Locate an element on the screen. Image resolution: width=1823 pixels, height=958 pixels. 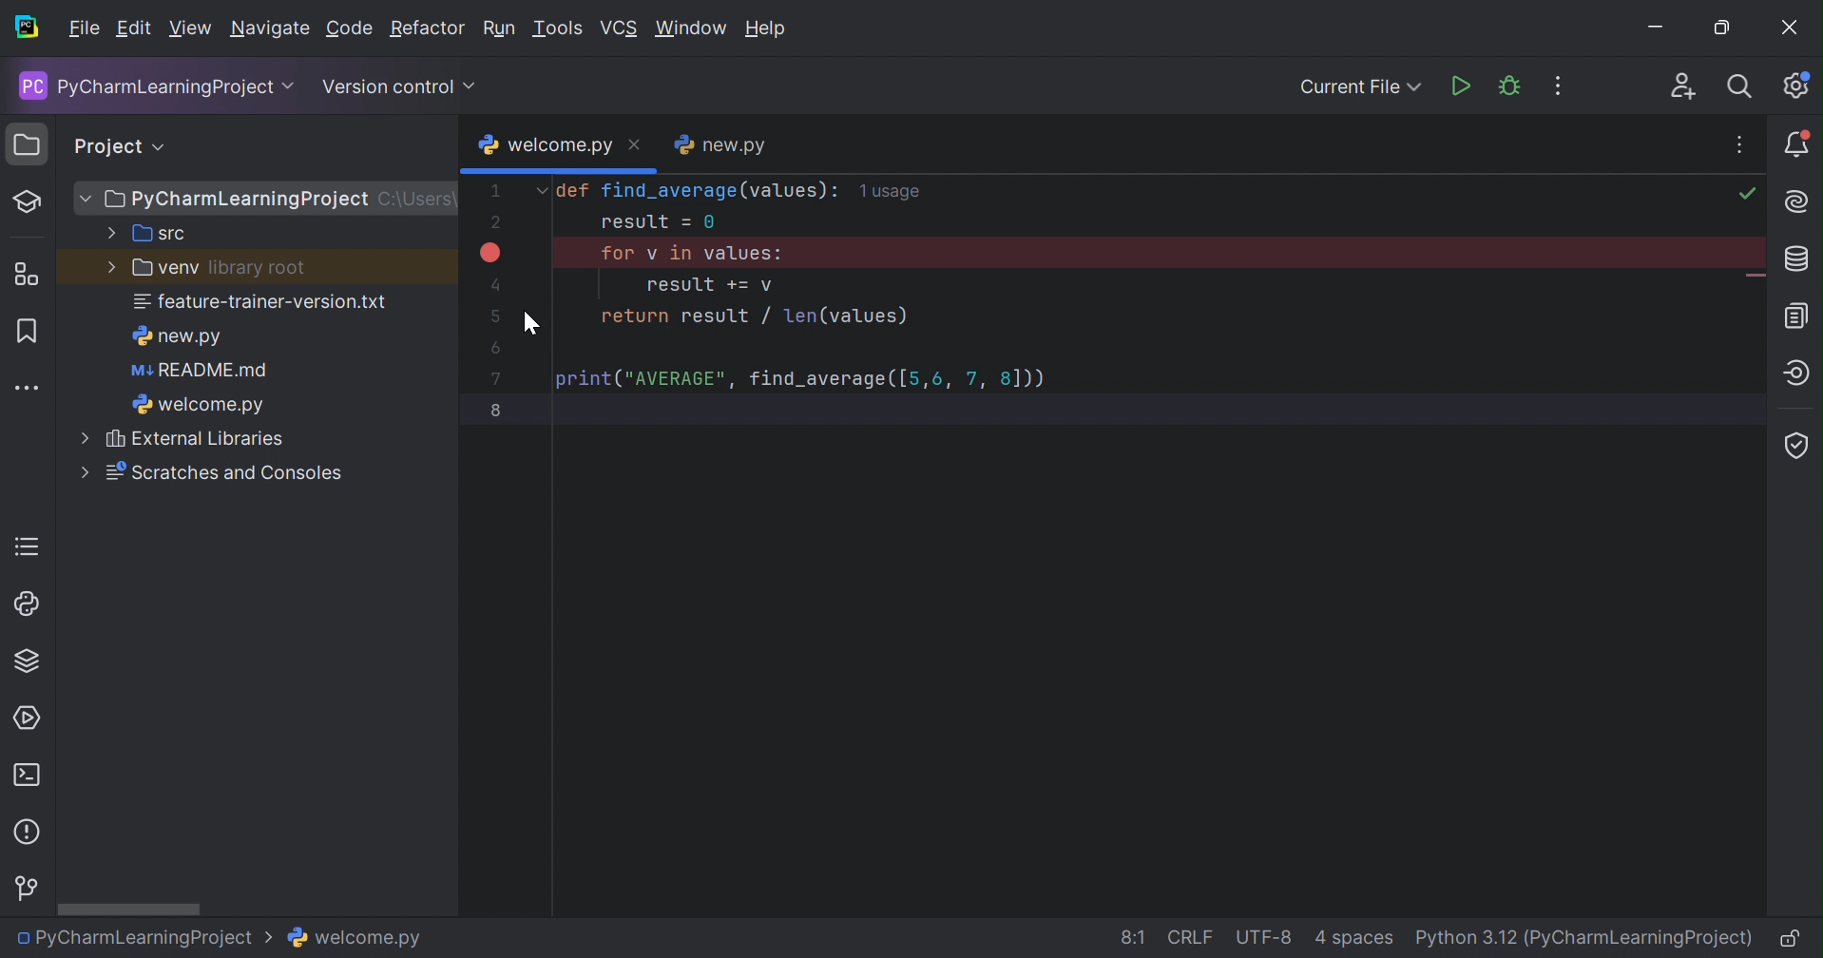
Recent Files, Tab Actions and More is located at coordinates (1741, 145).